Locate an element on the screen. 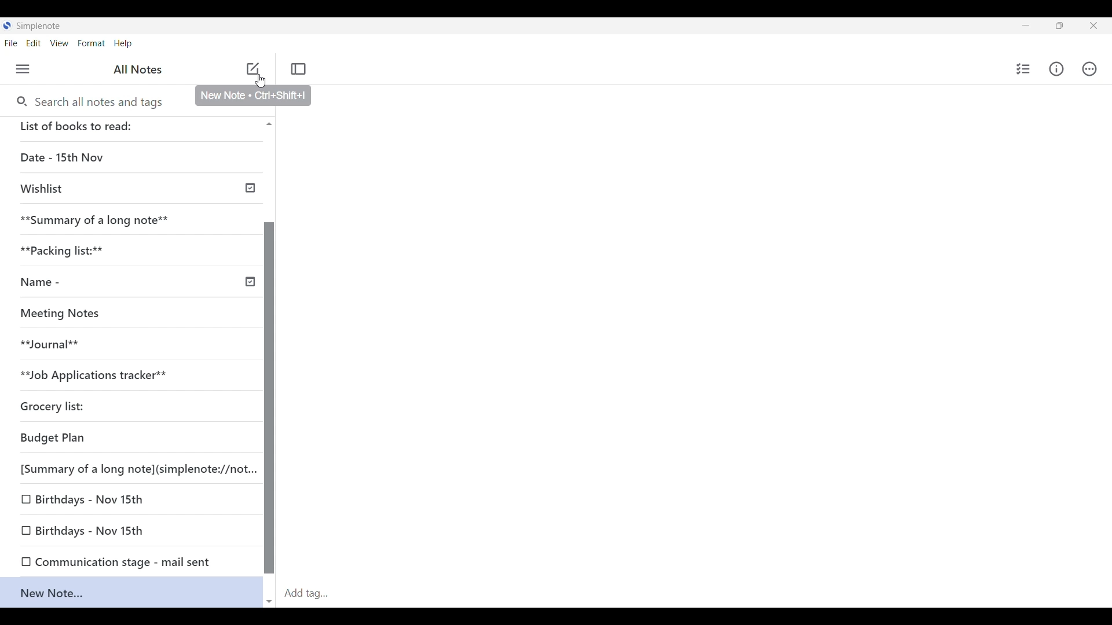  restore down is located at coordinates (1069, 27).